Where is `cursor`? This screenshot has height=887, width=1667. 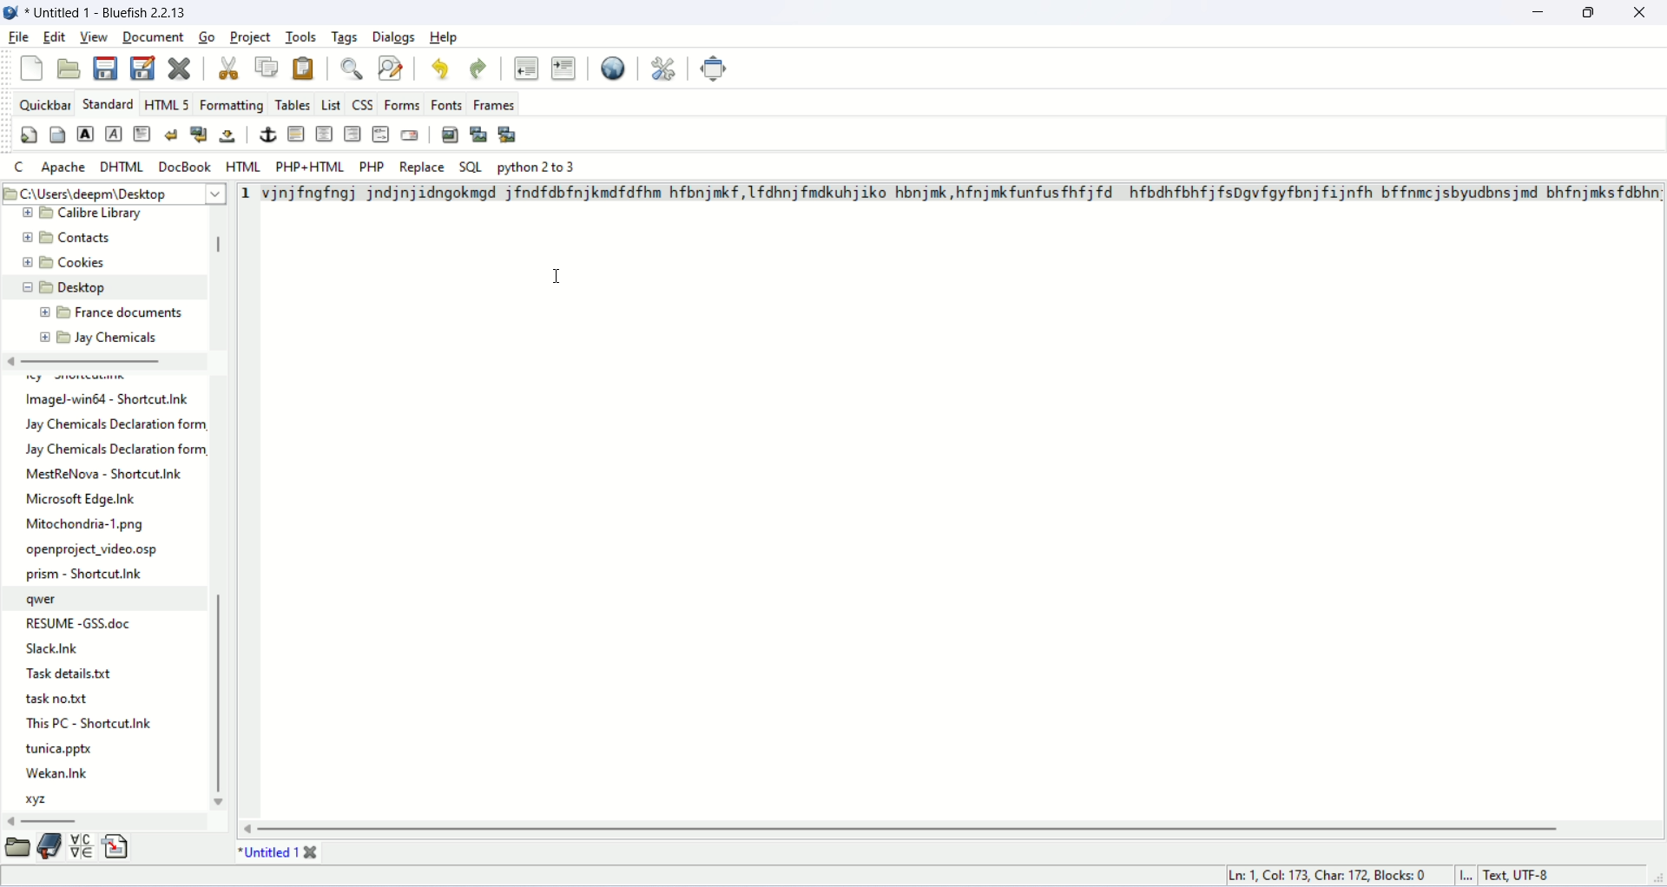 cursor is located at coordinates (559, 279).